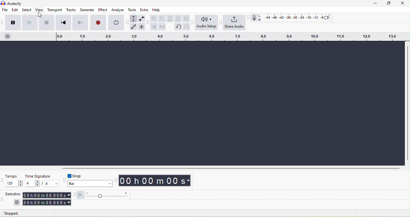 The height and width of the screenshot is (217, 410). I want to click on silence audio selection, so click(162, 27).